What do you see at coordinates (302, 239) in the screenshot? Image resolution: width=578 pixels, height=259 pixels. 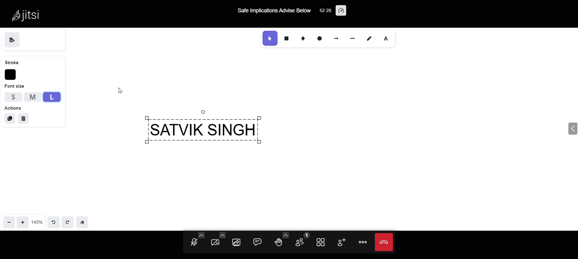 I see `participants` at bounding box center [302, 239].